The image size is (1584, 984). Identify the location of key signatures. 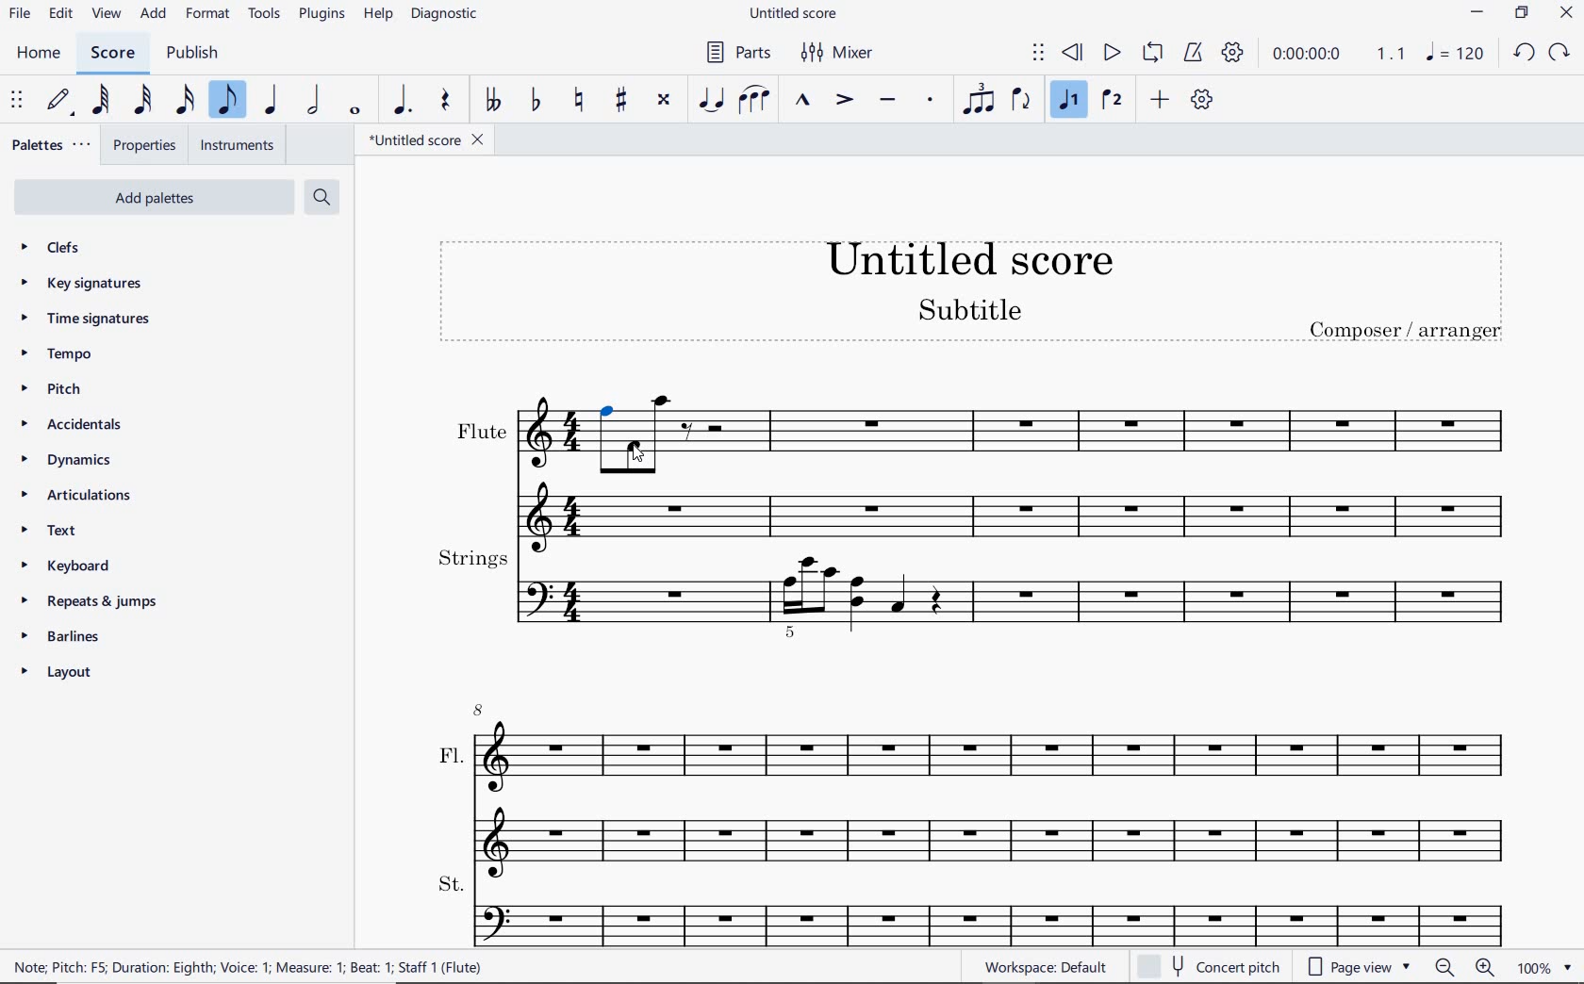
(86, 287).